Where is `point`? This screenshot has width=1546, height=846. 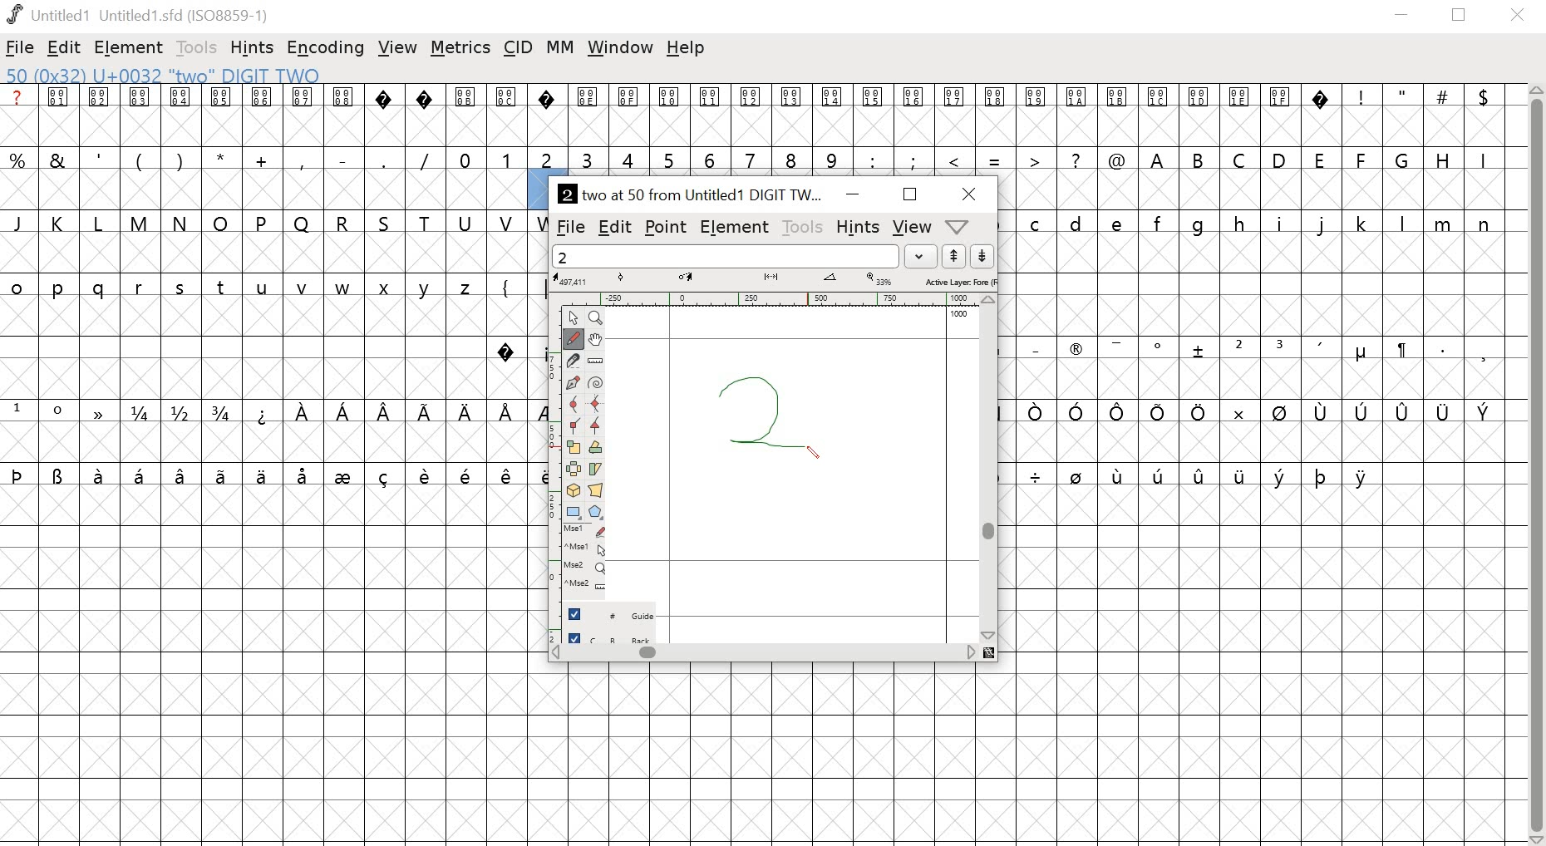 point is located at coordinates (576, 318).